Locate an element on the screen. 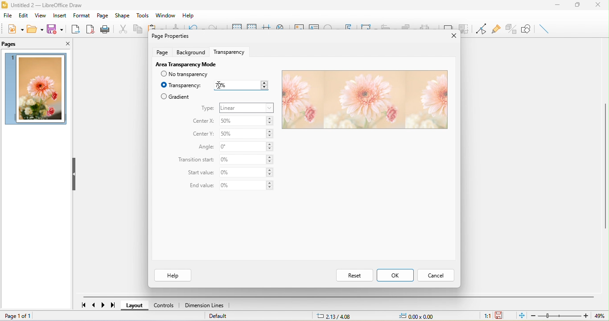 The image size is (609, 321). pages is located at coordinates (11, 44).